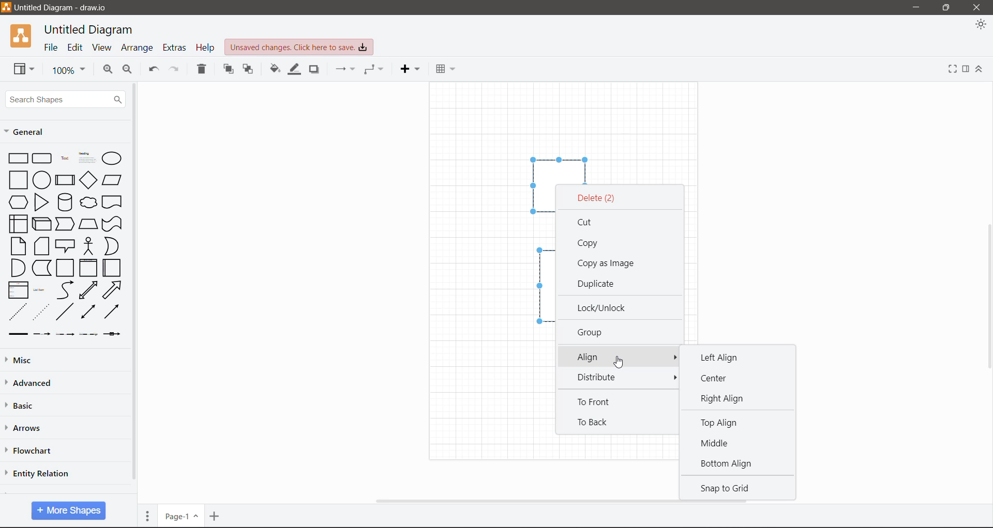  Describe the element at coordinates (621, 365) in the screenshot. I see `Cursor` at that location.